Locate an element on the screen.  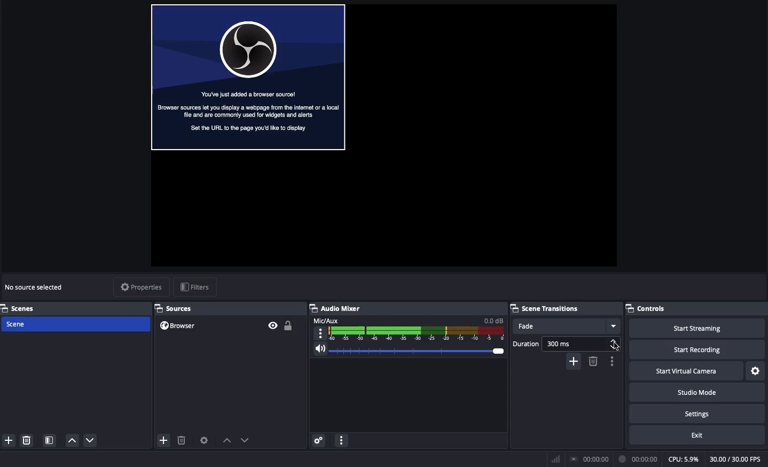
CPU is located at coordinates (682, 459).